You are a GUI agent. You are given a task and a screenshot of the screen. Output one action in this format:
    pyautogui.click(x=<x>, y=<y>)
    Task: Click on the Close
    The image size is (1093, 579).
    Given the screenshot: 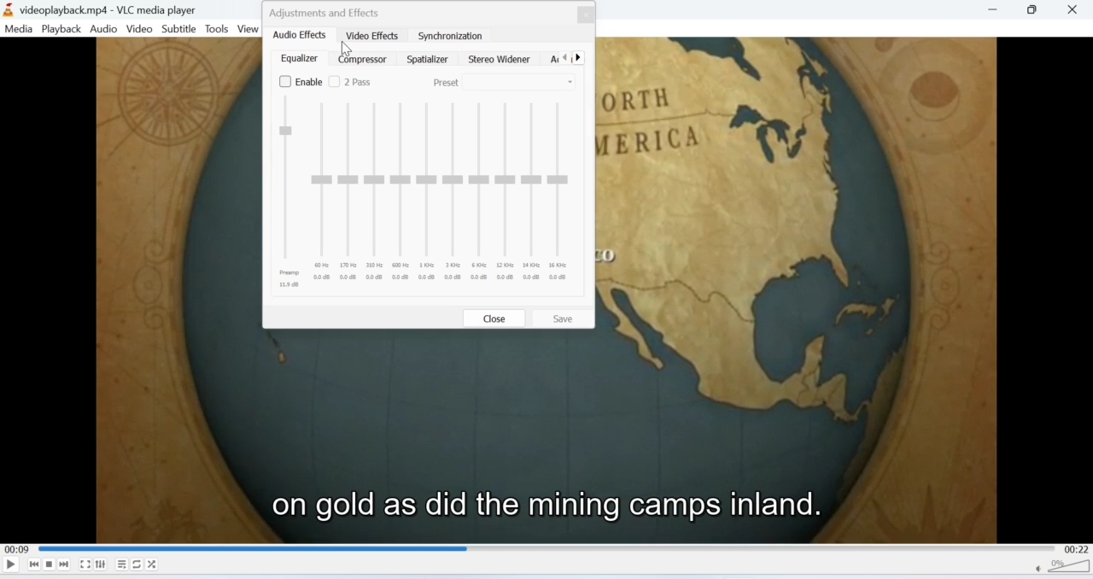 What is the action you would take?
    pyautogui.click(x=1073, y=10)
    